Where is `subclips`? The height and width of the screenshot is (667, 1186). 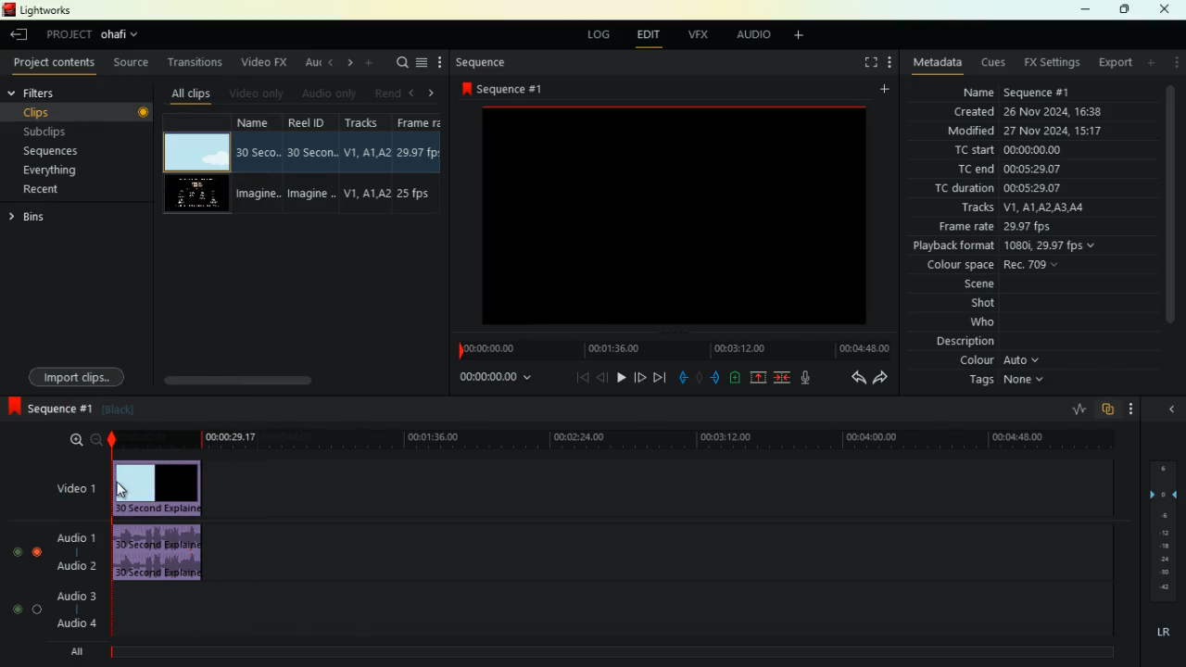
subclips is located at coordinates (56, 132).